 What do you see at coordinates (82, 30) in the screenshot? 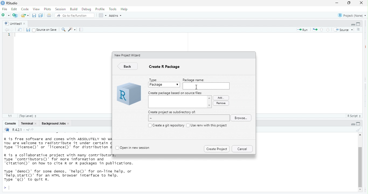
I see `compile report` at bounding box center [82, 30].